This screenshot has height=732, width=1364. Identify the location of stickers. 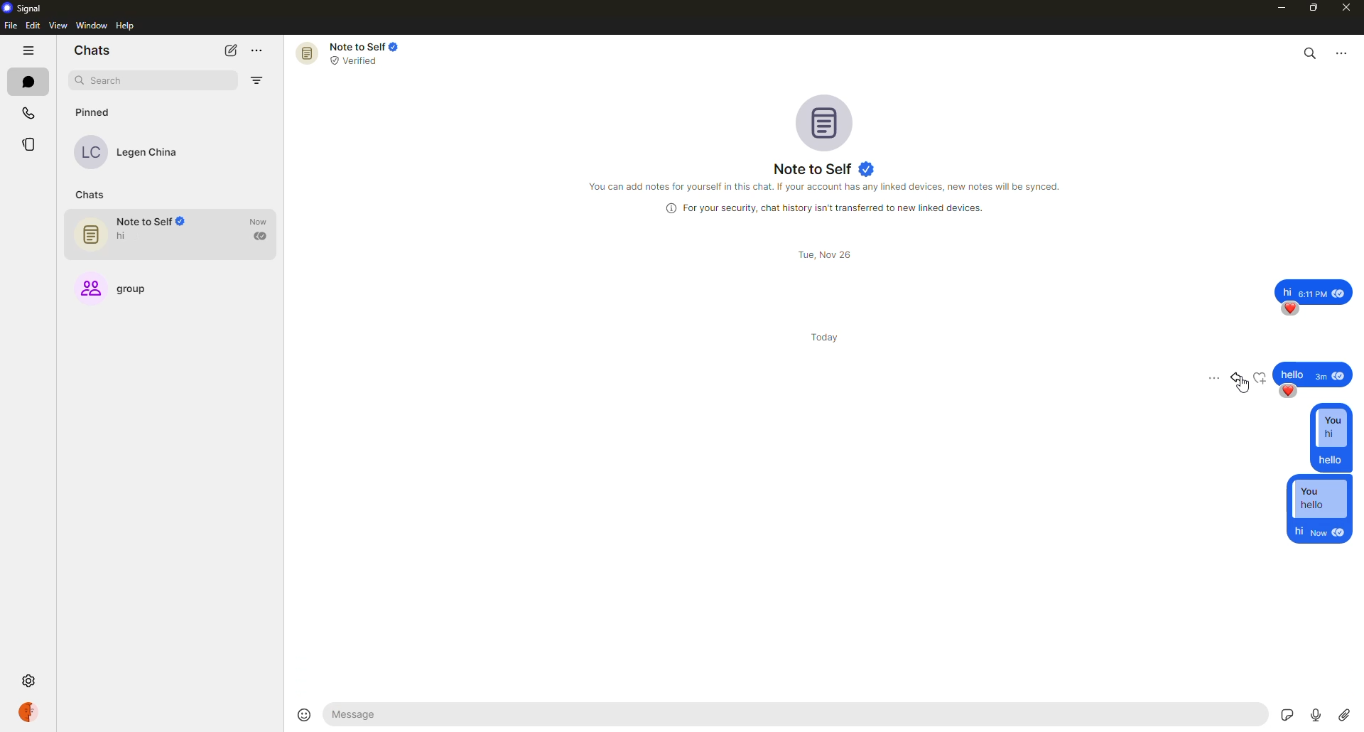
(1277, 712).